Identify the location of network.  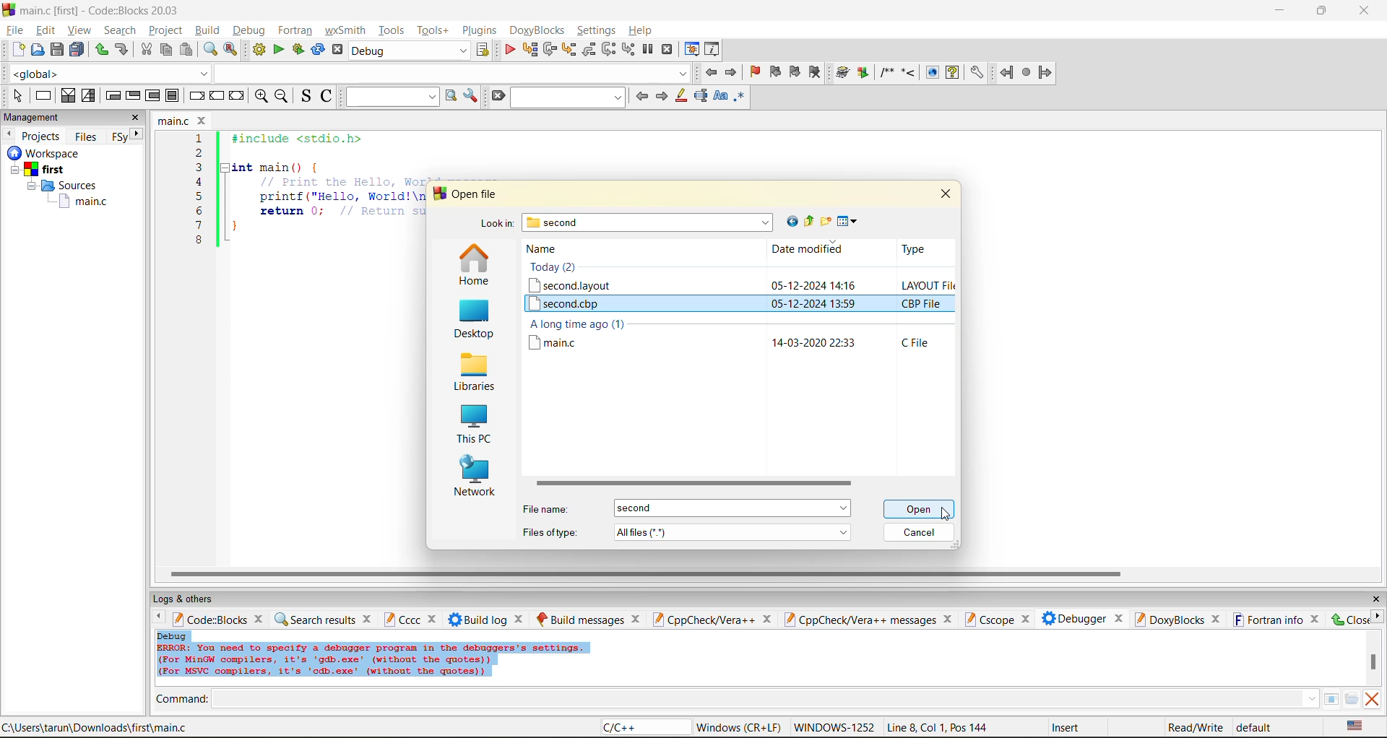
(475, 478).